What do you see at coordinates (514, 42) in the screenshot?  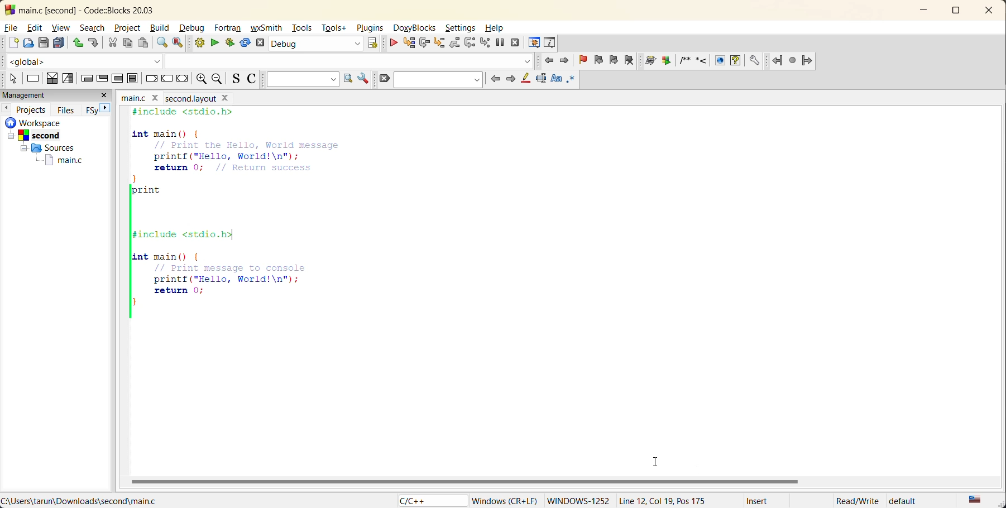 I see `stop debugger` at bounding box center [514, 42].